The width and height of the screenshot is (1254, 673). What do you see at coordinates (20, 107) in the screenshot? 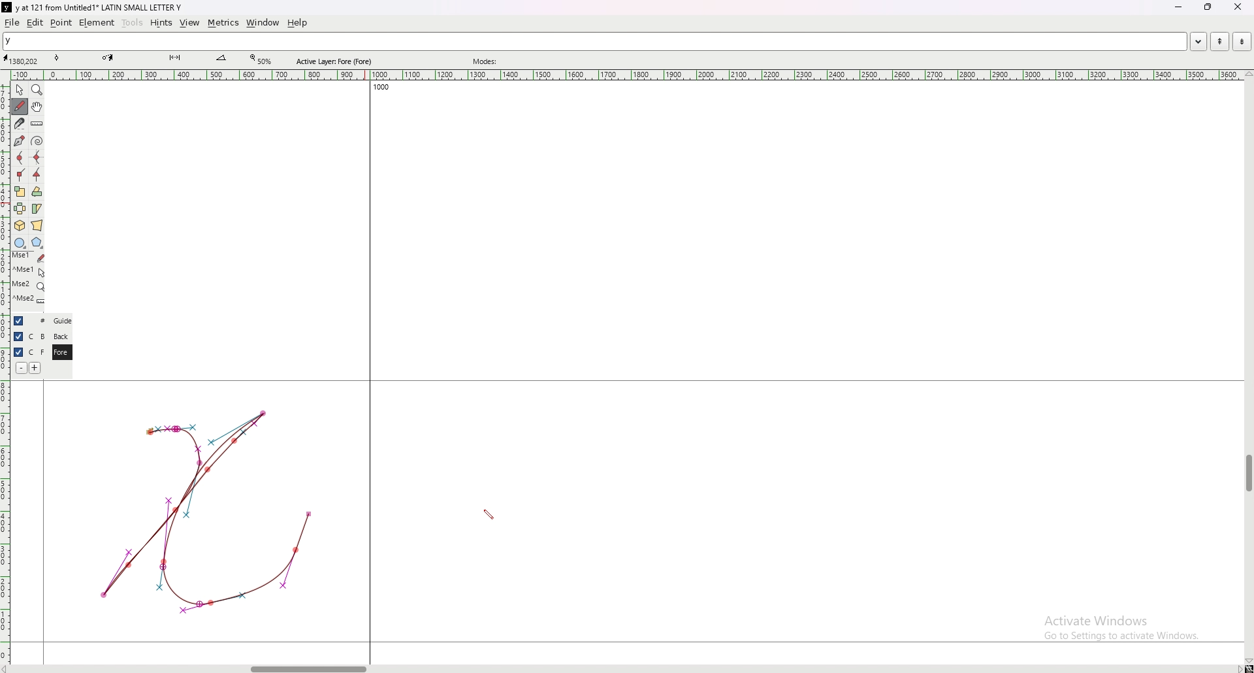
I see `draw freehand` at bounding box center [20, 107].